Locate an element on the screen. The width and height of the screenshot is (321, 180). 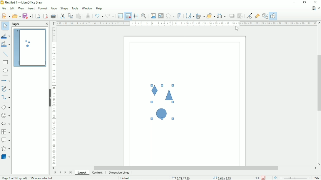
Save is located at coordinates (28, 16).